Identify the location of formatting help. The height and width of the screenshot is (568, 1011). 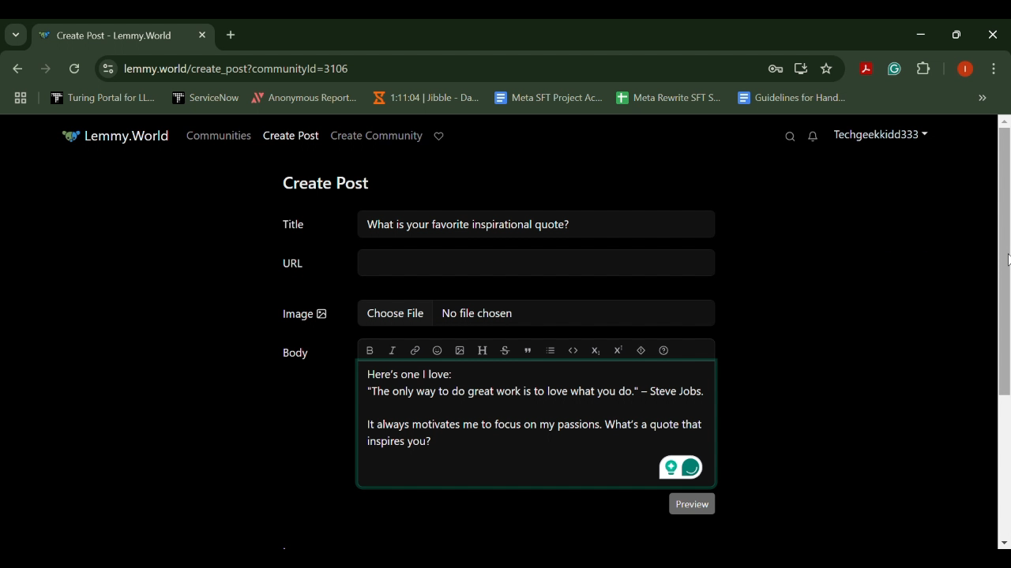
(663, 349).